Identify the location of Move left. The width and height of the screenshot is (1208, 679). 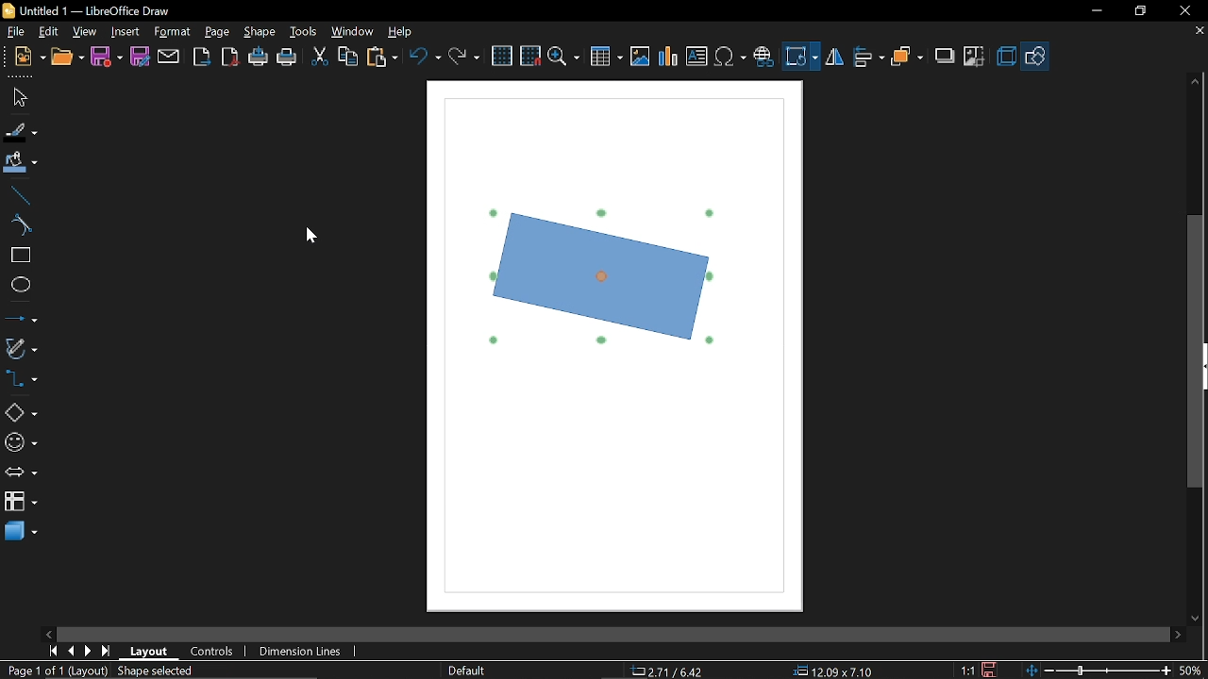
(48, 634).